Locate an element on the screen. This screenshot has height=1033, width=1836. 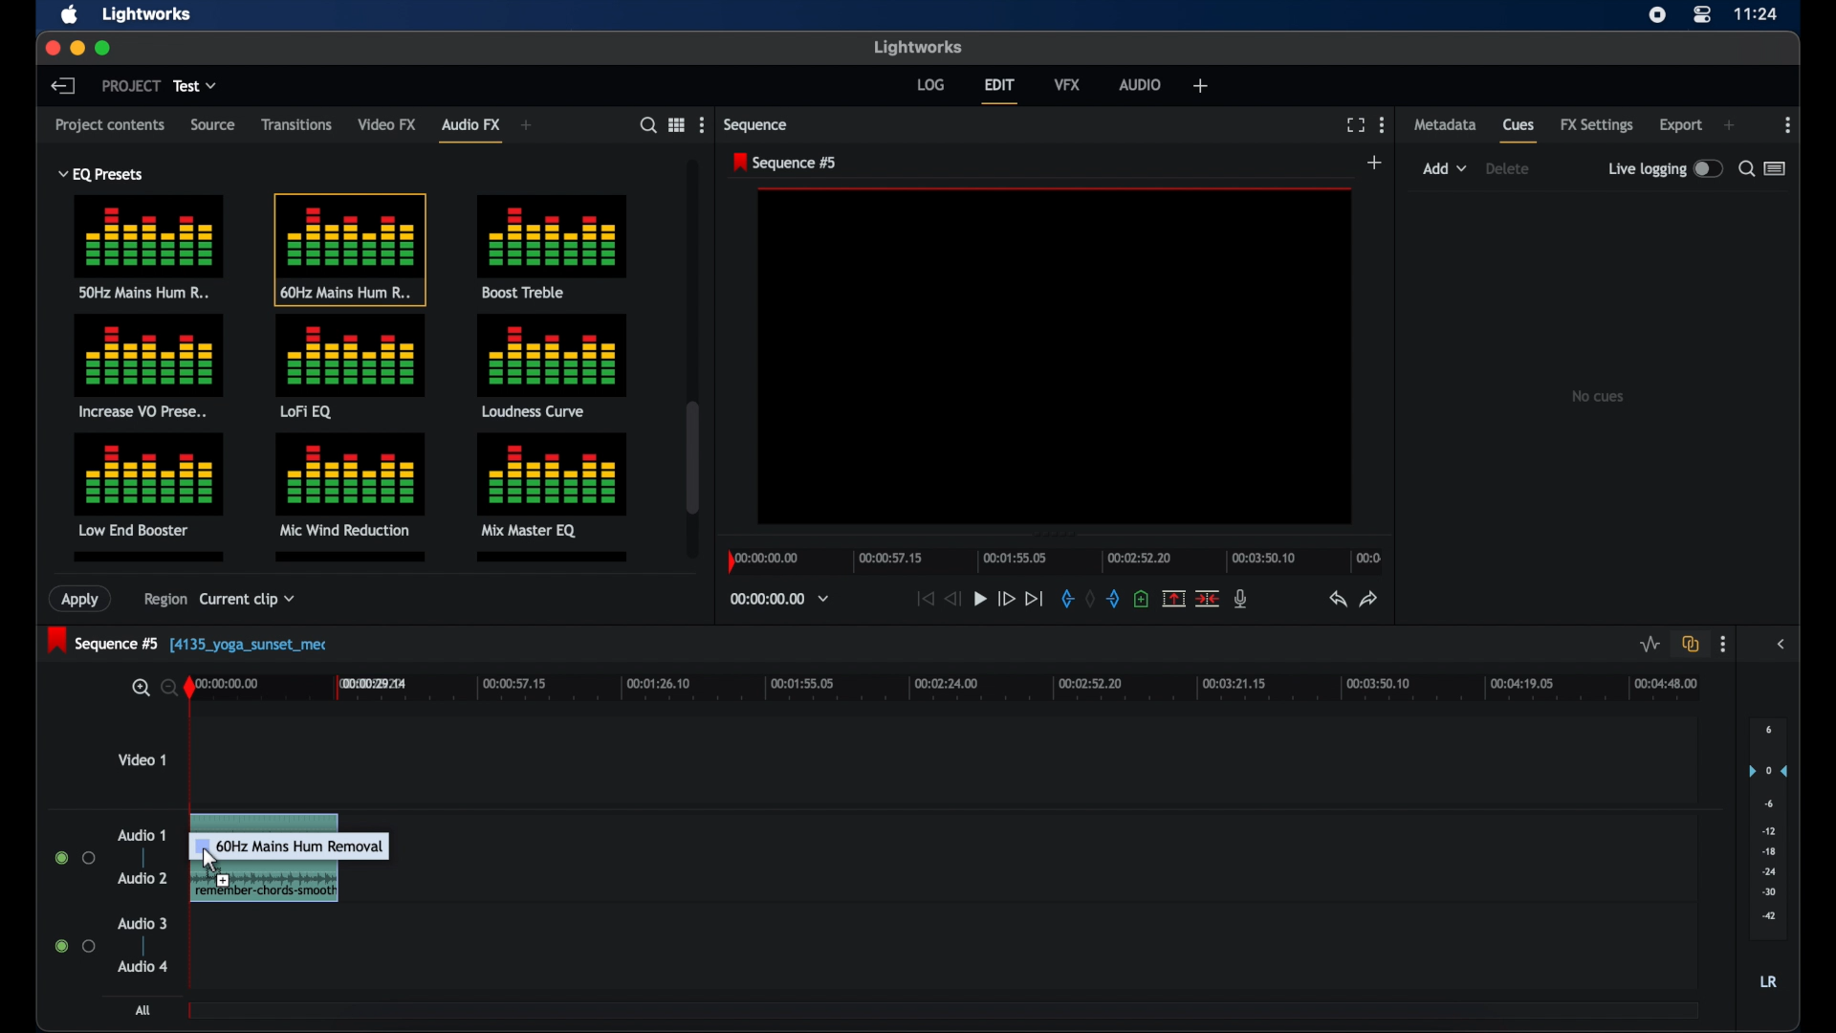
video 1 is located at coordinates (142, 759).